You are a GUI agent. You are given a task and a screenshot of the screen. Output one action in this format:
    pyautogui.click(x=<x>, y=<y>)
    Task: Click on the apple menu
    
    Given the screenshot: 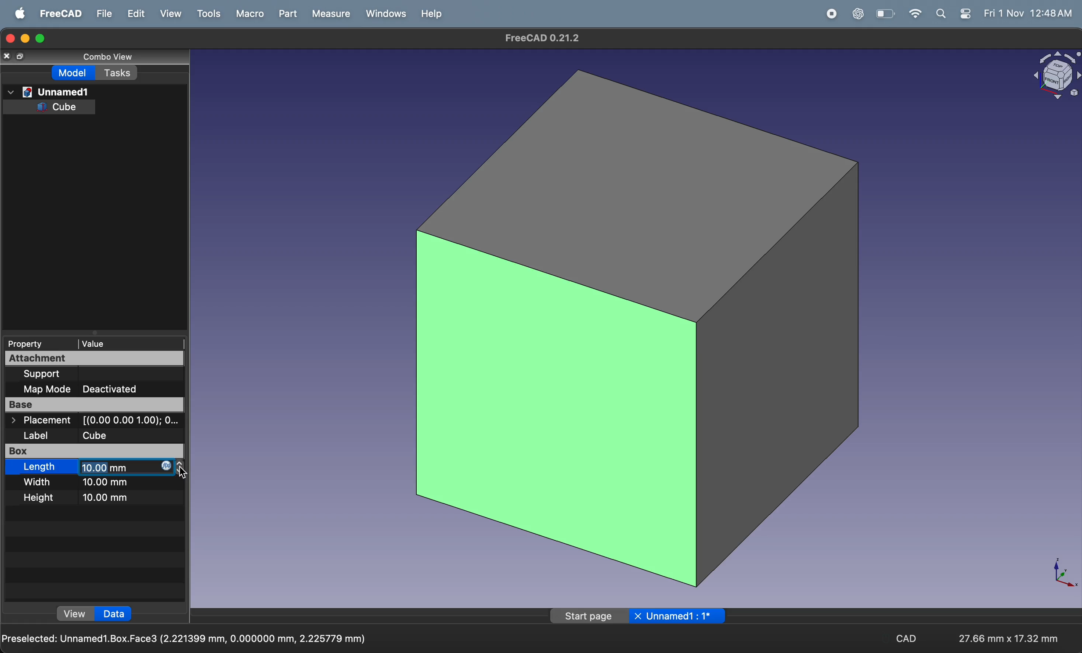 What is the action you would take?
    pyautogui.click(x=18, y=13)
    